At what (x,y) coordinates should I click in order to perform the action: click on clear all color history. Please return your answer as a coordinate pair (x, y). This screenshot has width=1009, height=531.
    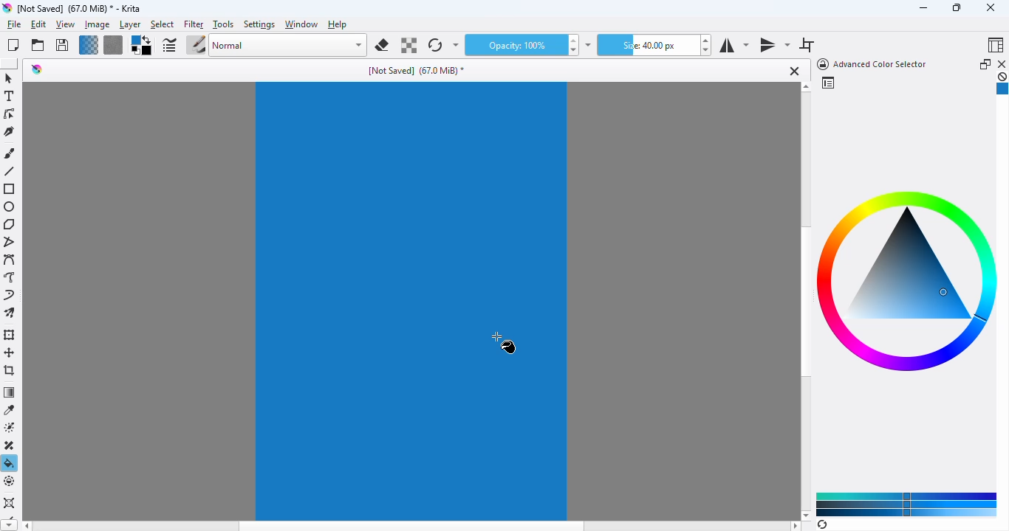
    Looking at the image, I should click on (1002, 76).